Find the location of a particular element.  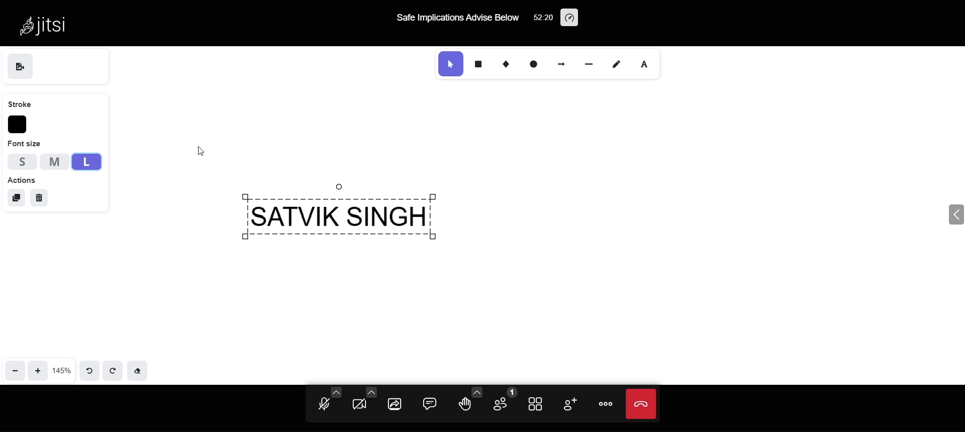

end call is located at coordinates (639, 405).